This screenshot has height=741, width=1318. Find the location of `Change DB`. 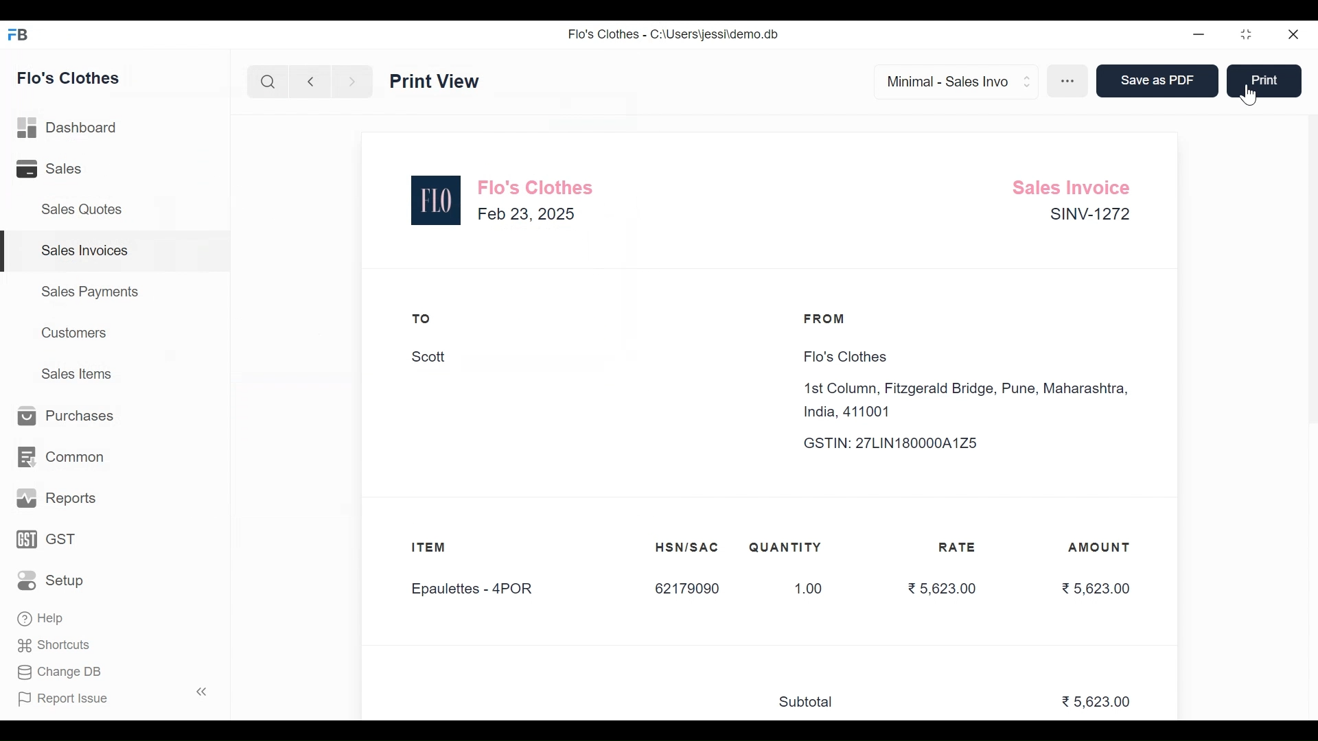

Change DB is located at coordinates (58, 671).